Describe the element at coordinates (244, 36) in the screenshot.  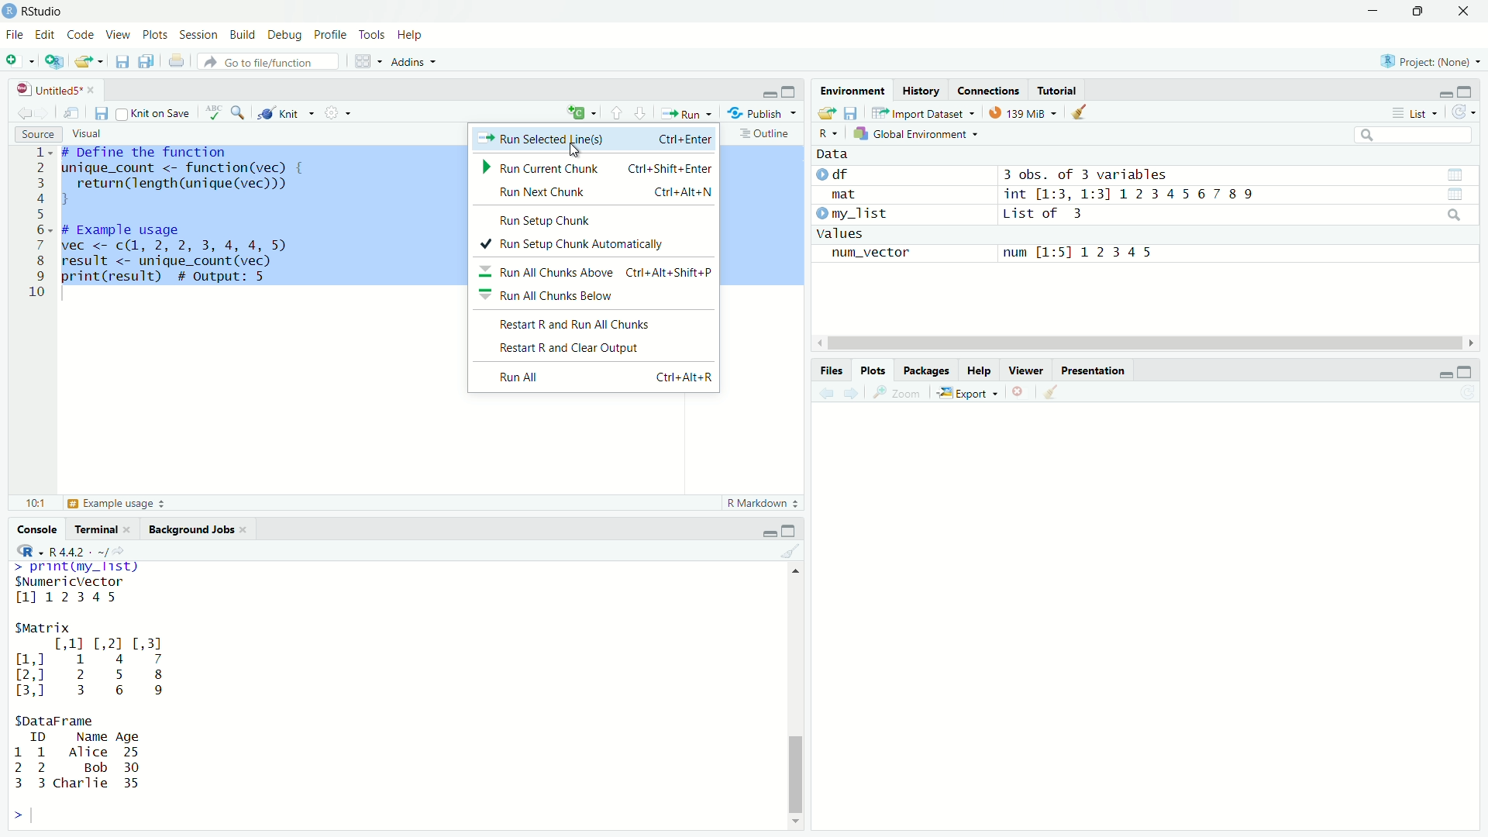
I see `Build` at that location.